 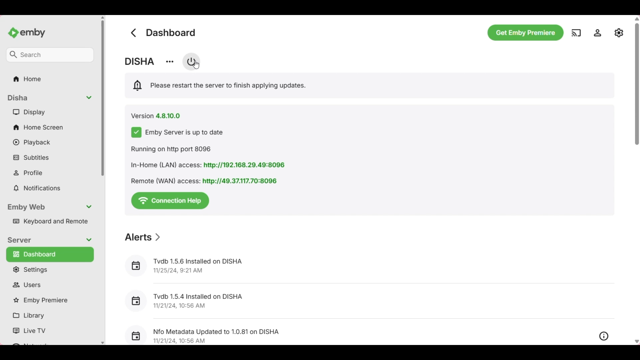 I want to click on Users, so click(x=50, y=285).